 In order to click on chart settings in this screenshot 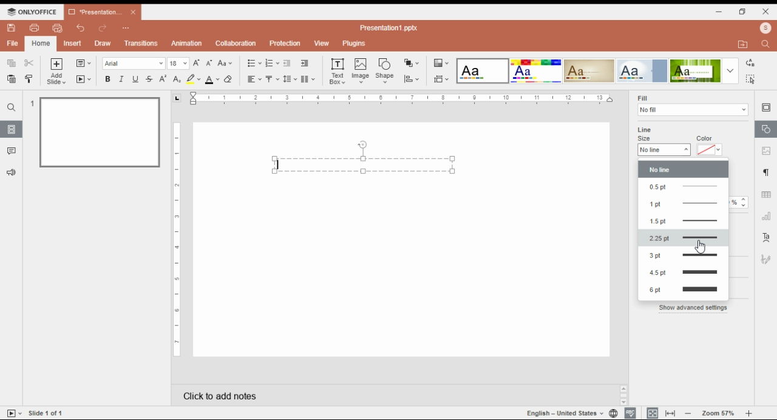, I will do `click(767, 218)`.